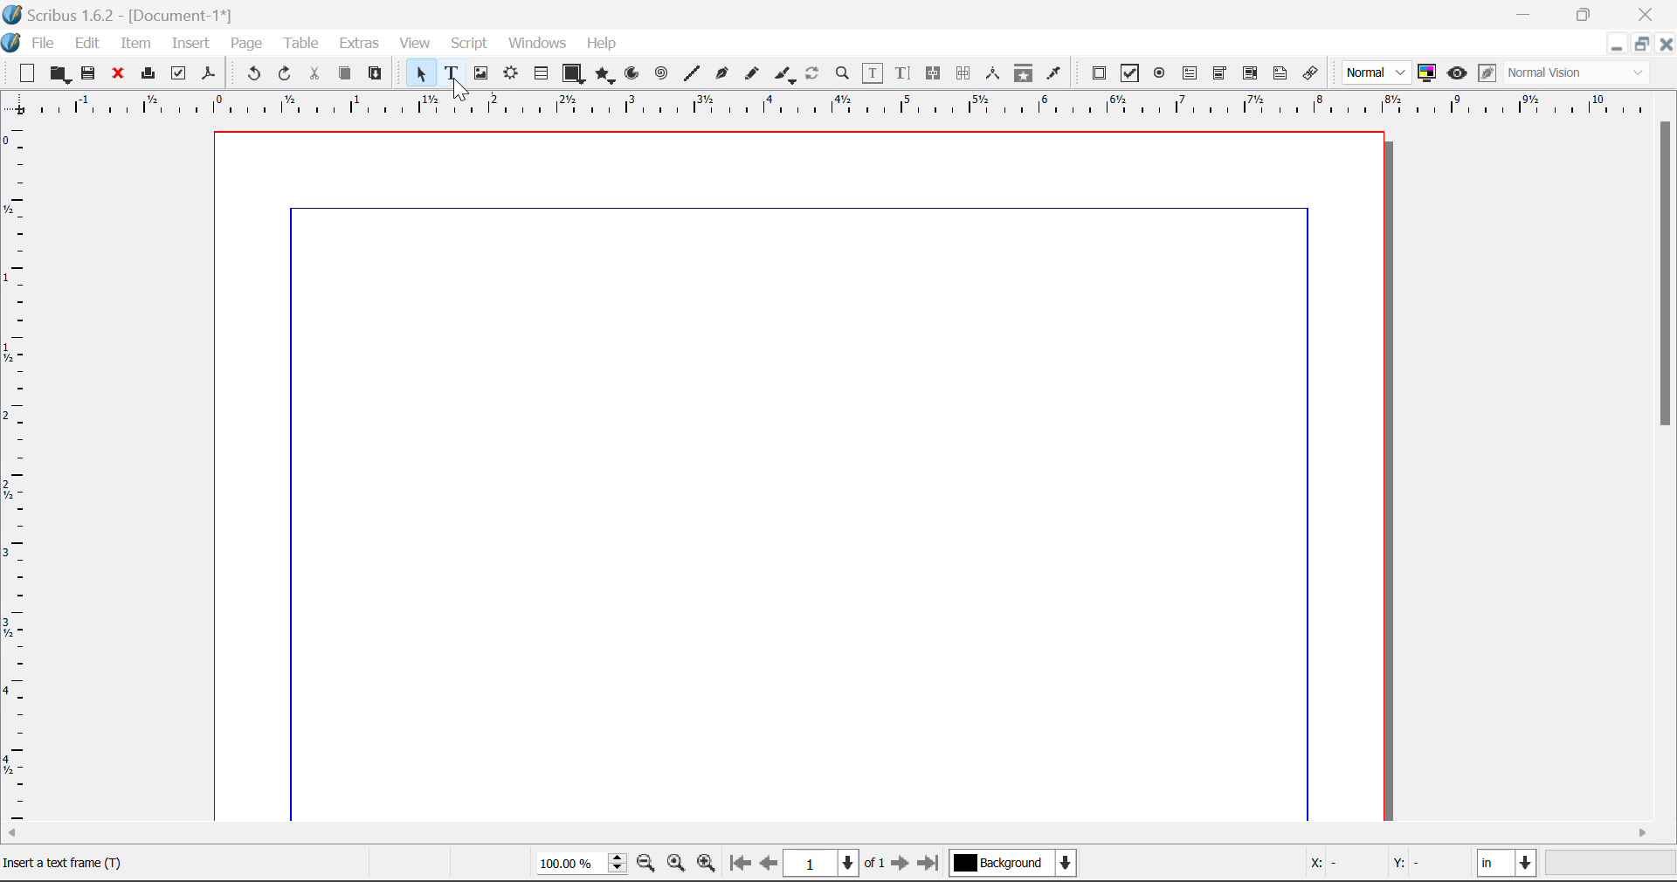  What do you see at coordinates (147, 74) in the screenshot?
I see `Print` at bounding box center [147, 74].